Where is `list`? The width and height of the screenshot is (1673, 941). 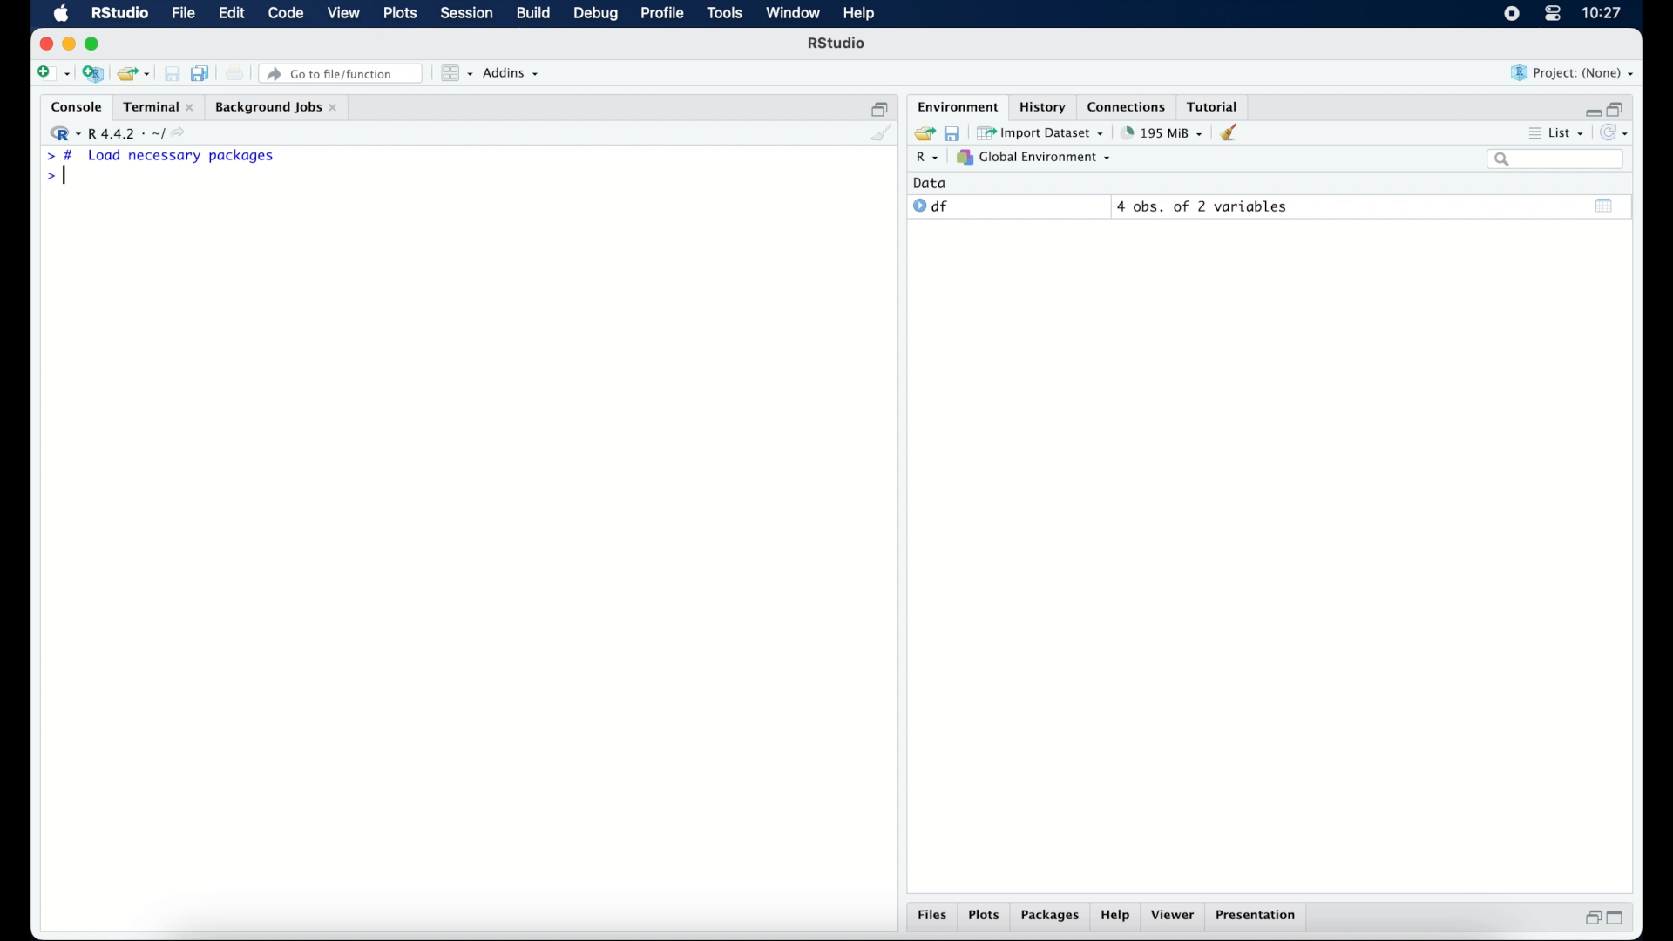 list is located at coordinates (1554, 135).